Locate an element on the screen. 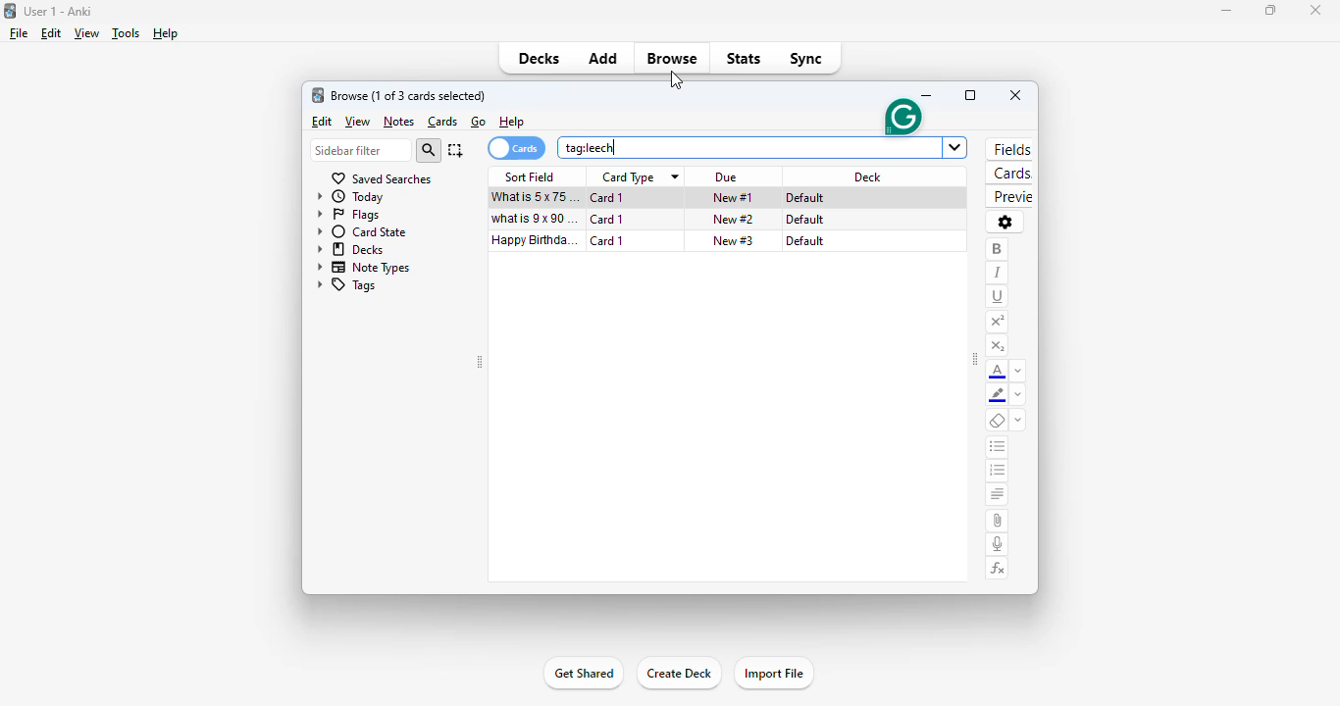 This screenshot has height=706, width=1340. select formatting to remove is located at coordinates (1019, 419).